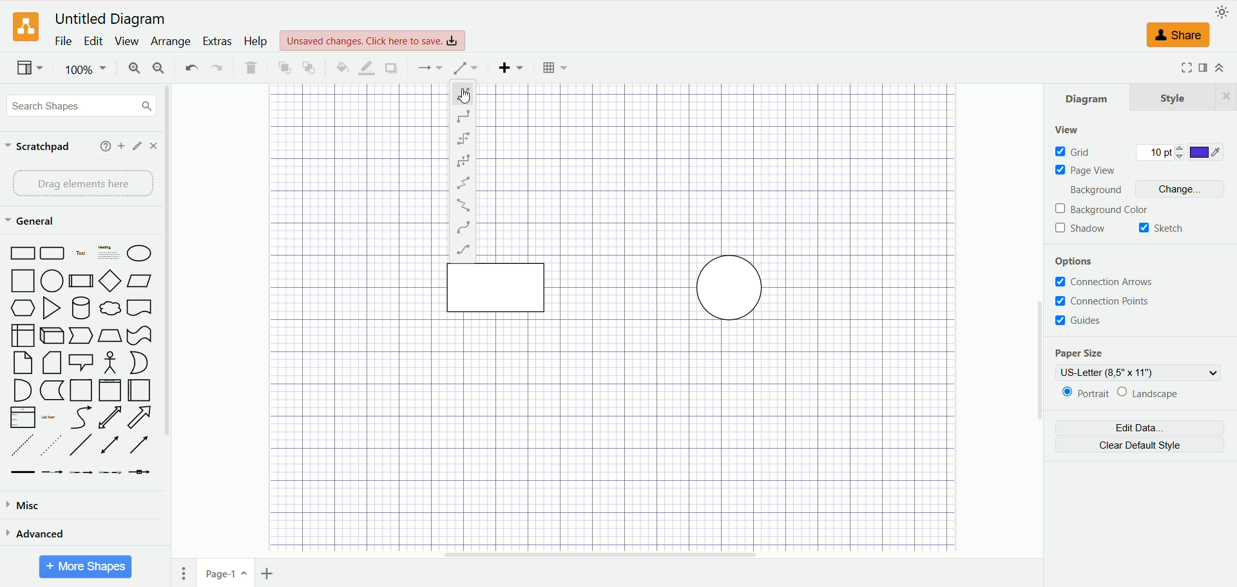 The height and width of the screenshot is (587, 1237). I want to click on format, so click(1205, 68).